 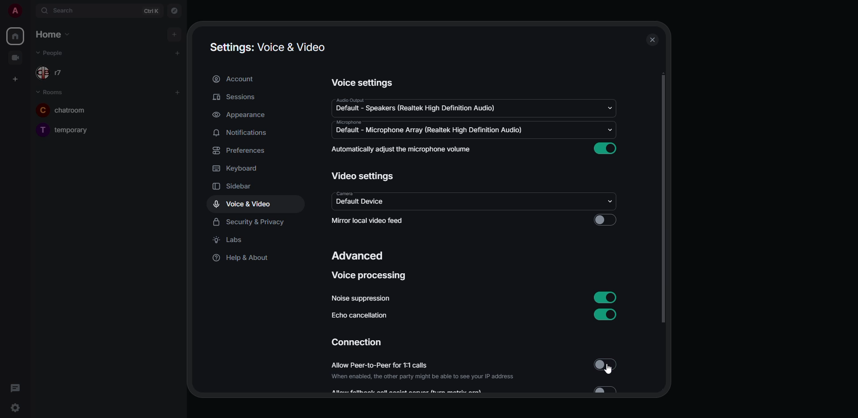 What do you see at coordinates (178, 53) in the screenshot?
I see `add` at bounding box center [178, 53].